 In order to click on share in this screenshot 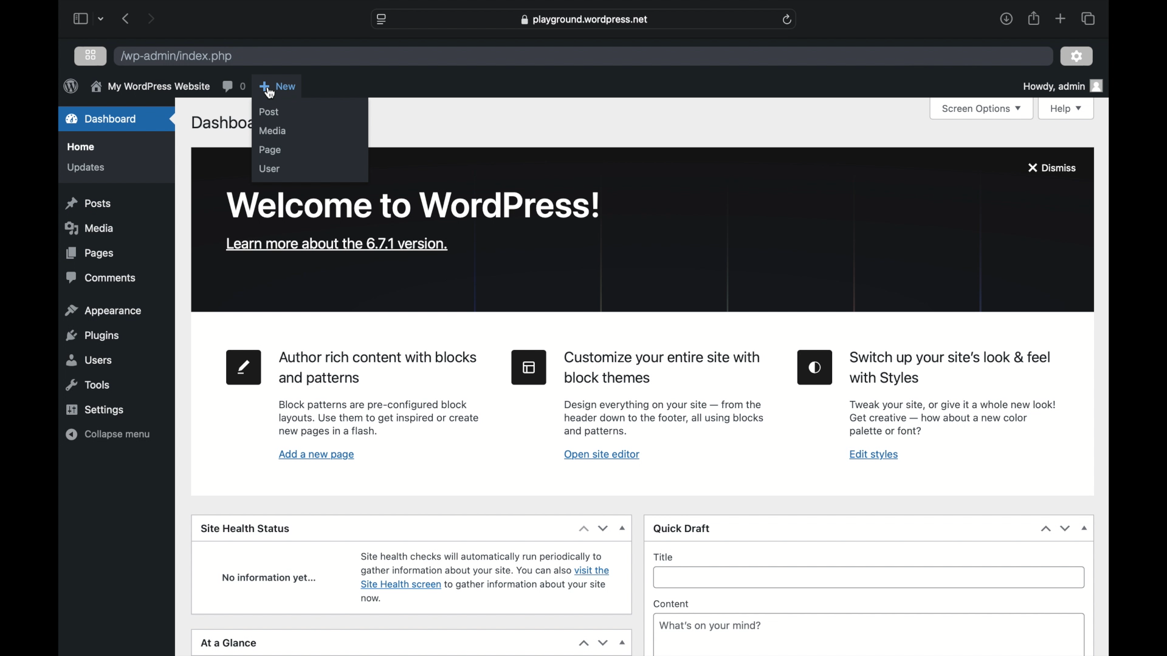, I will do `click(1033, 19)`.